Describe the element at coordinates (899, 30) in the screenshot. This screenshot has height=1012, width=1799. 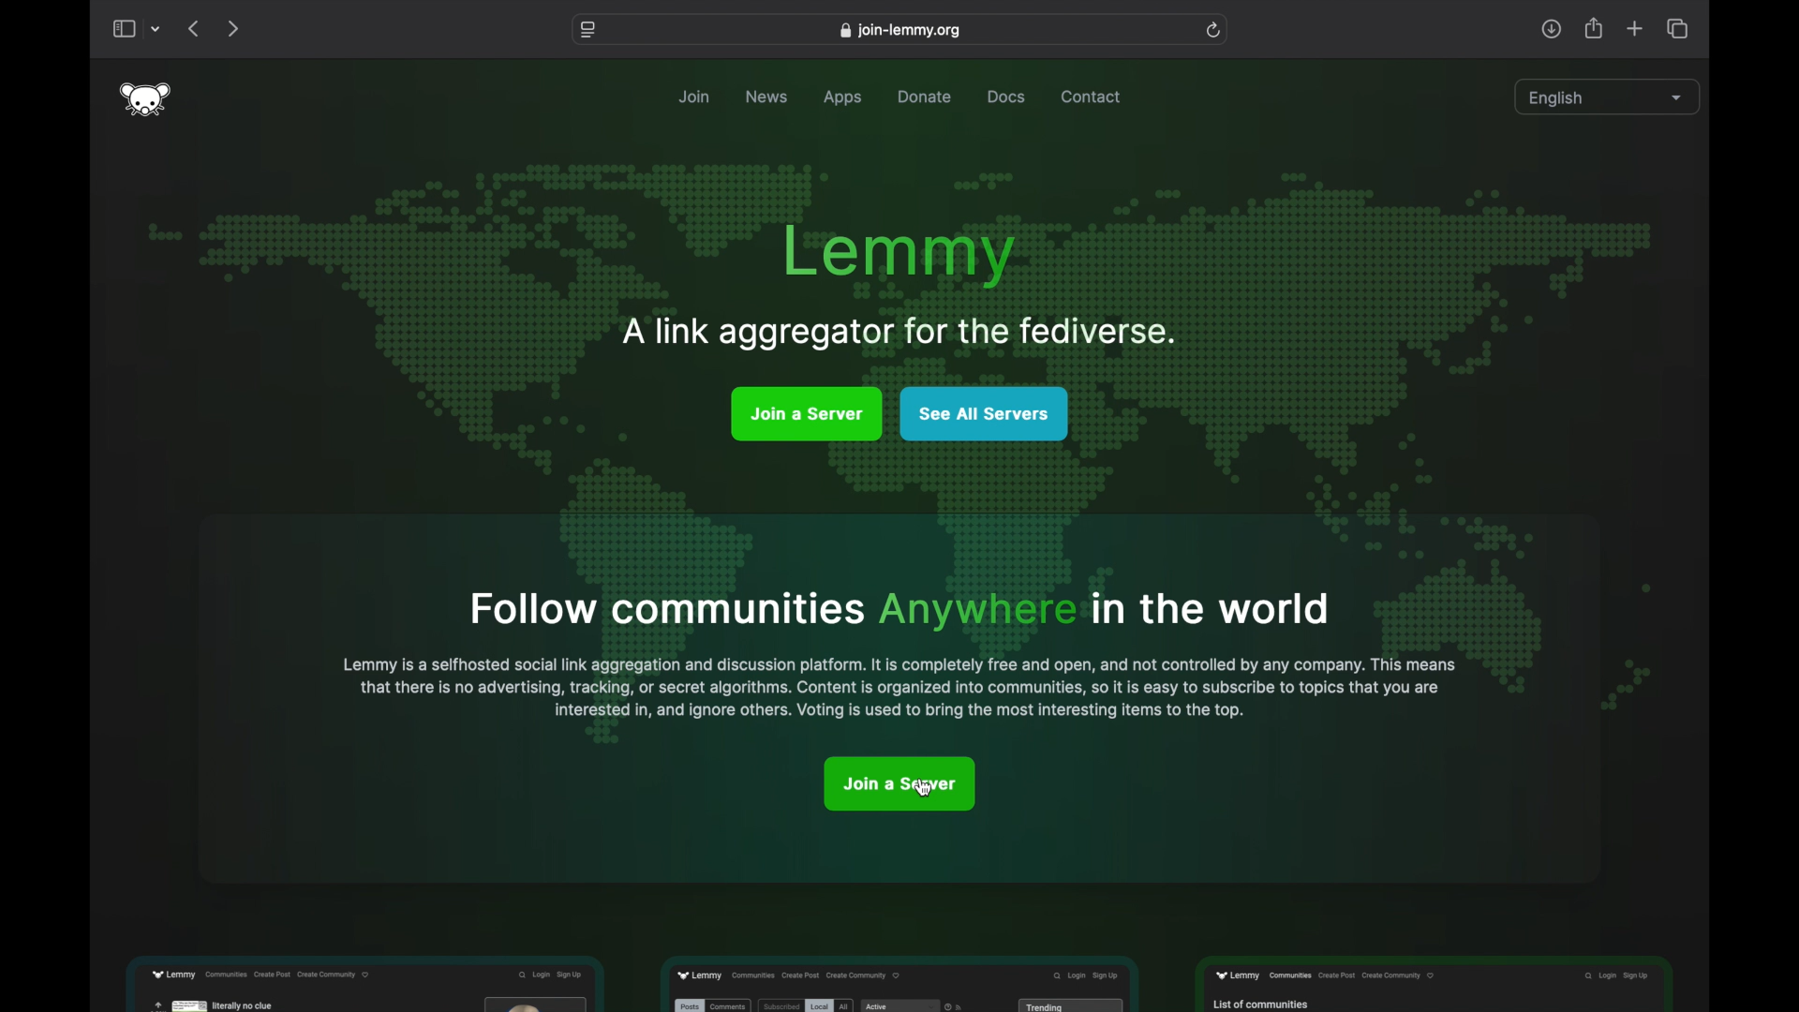
I see `web address` at that location.